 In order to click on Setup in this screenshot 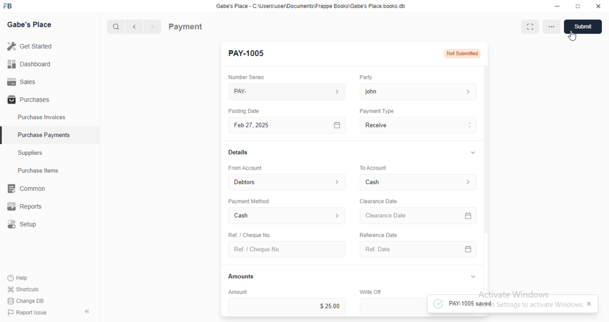, I will do `click(29, 225)`.